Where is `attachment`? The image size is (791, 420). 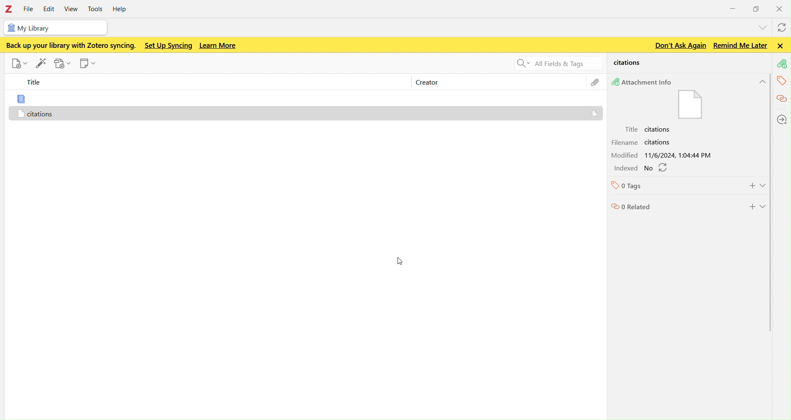
attachment is located at coordinates (783, 63).